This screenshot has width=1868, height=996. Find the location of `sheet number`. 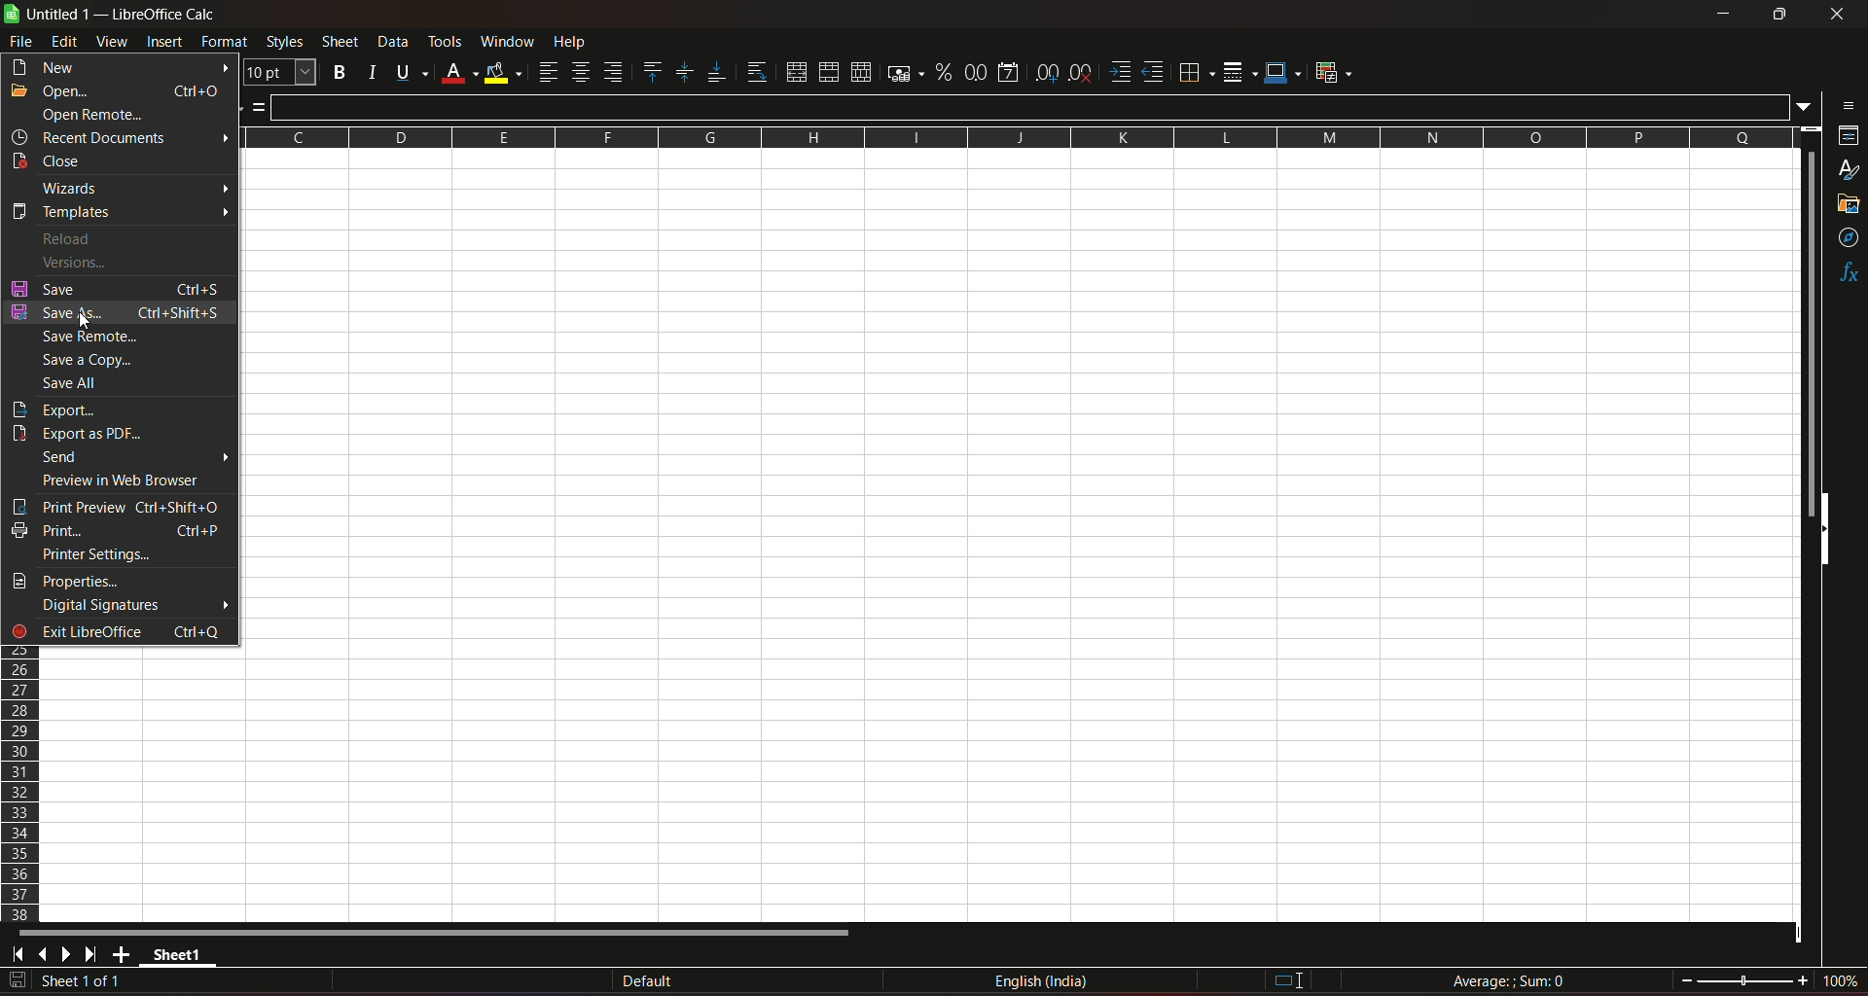

sheet number is located at coordinates (91, 982).